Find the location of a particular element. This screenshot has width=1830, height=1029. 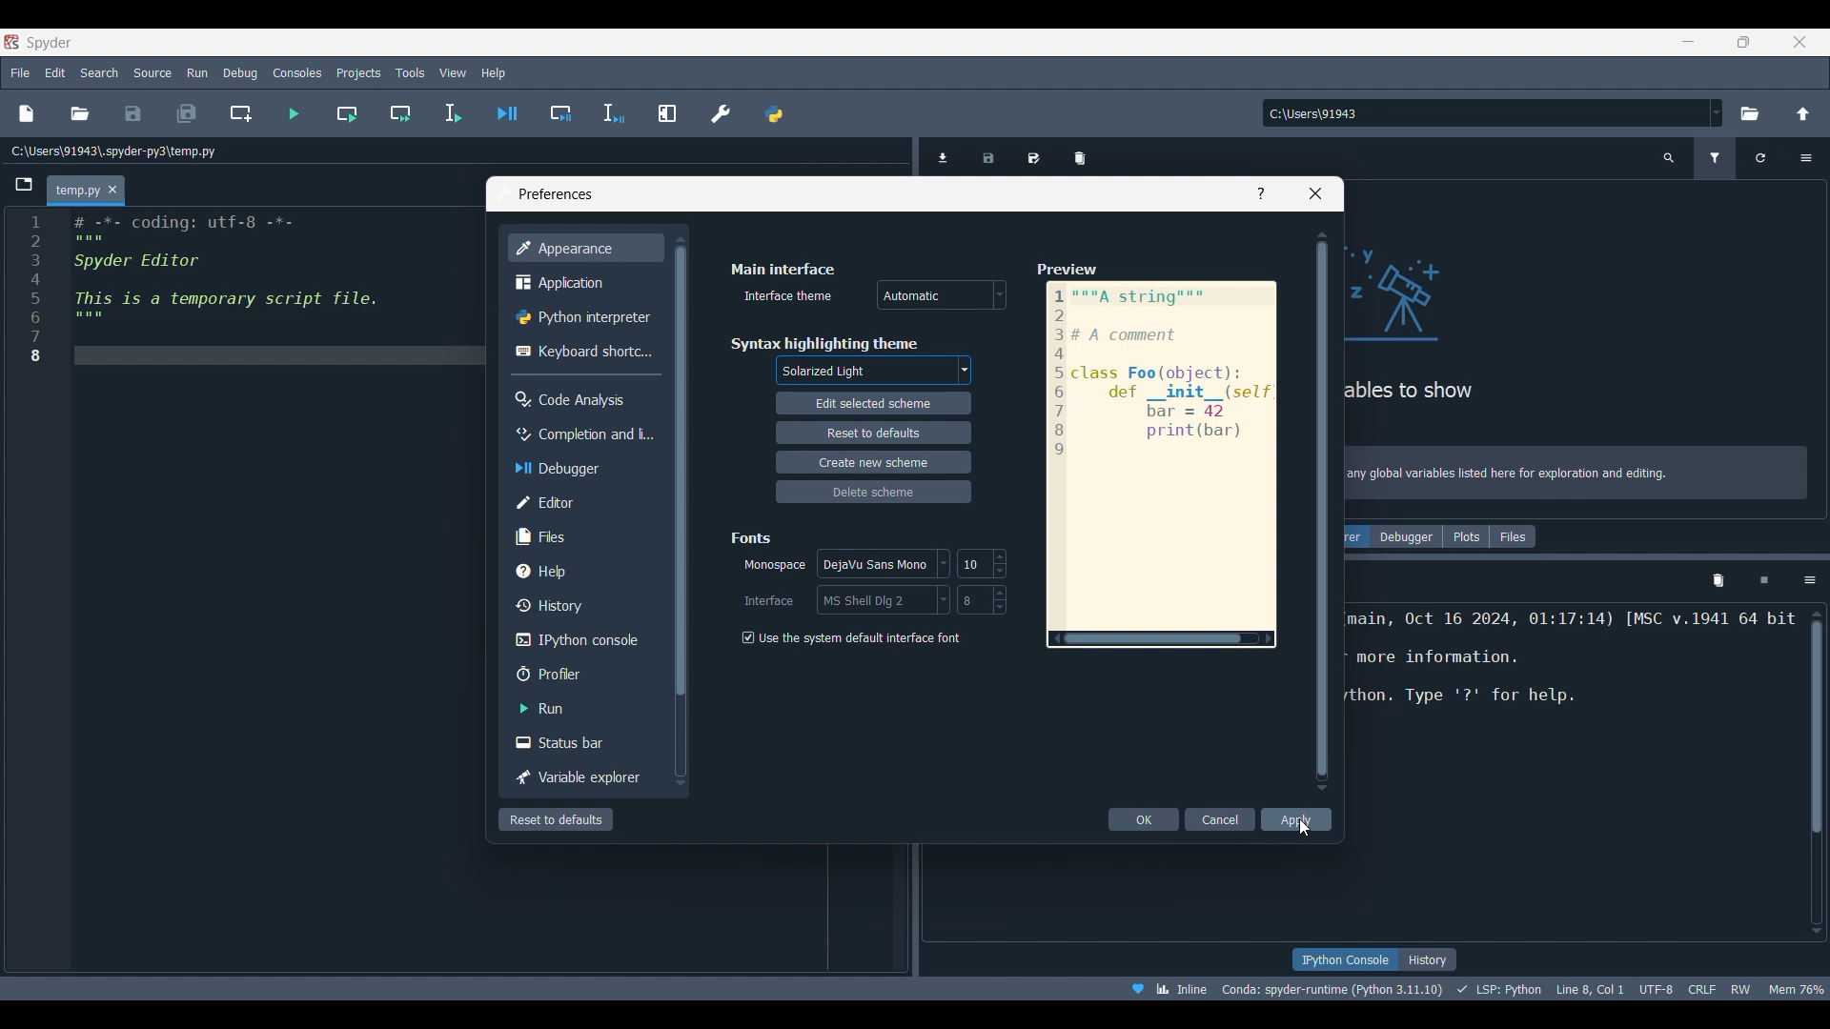

programming language is located at coordinates (1499, 989).